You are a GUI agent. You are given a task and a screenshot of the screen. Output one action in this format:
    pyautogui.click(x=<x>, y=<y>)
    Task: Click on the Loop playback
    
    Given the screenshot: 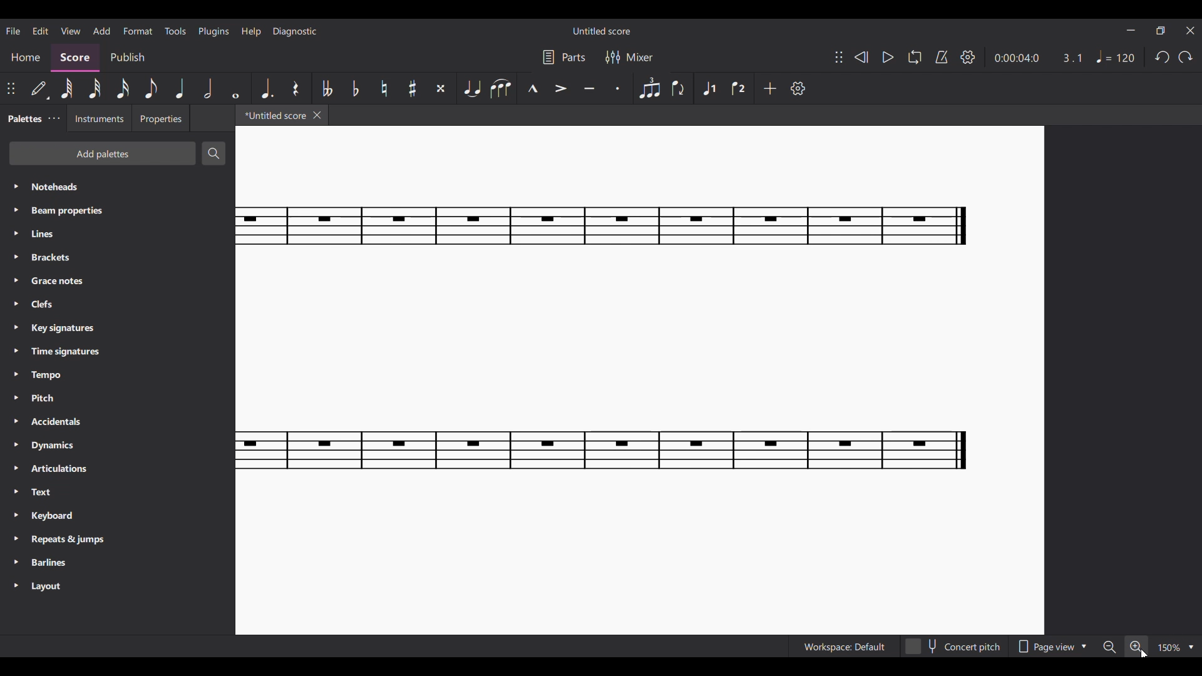 What is the action you would take?
    pyautogui.click(x=915, y=57)
    